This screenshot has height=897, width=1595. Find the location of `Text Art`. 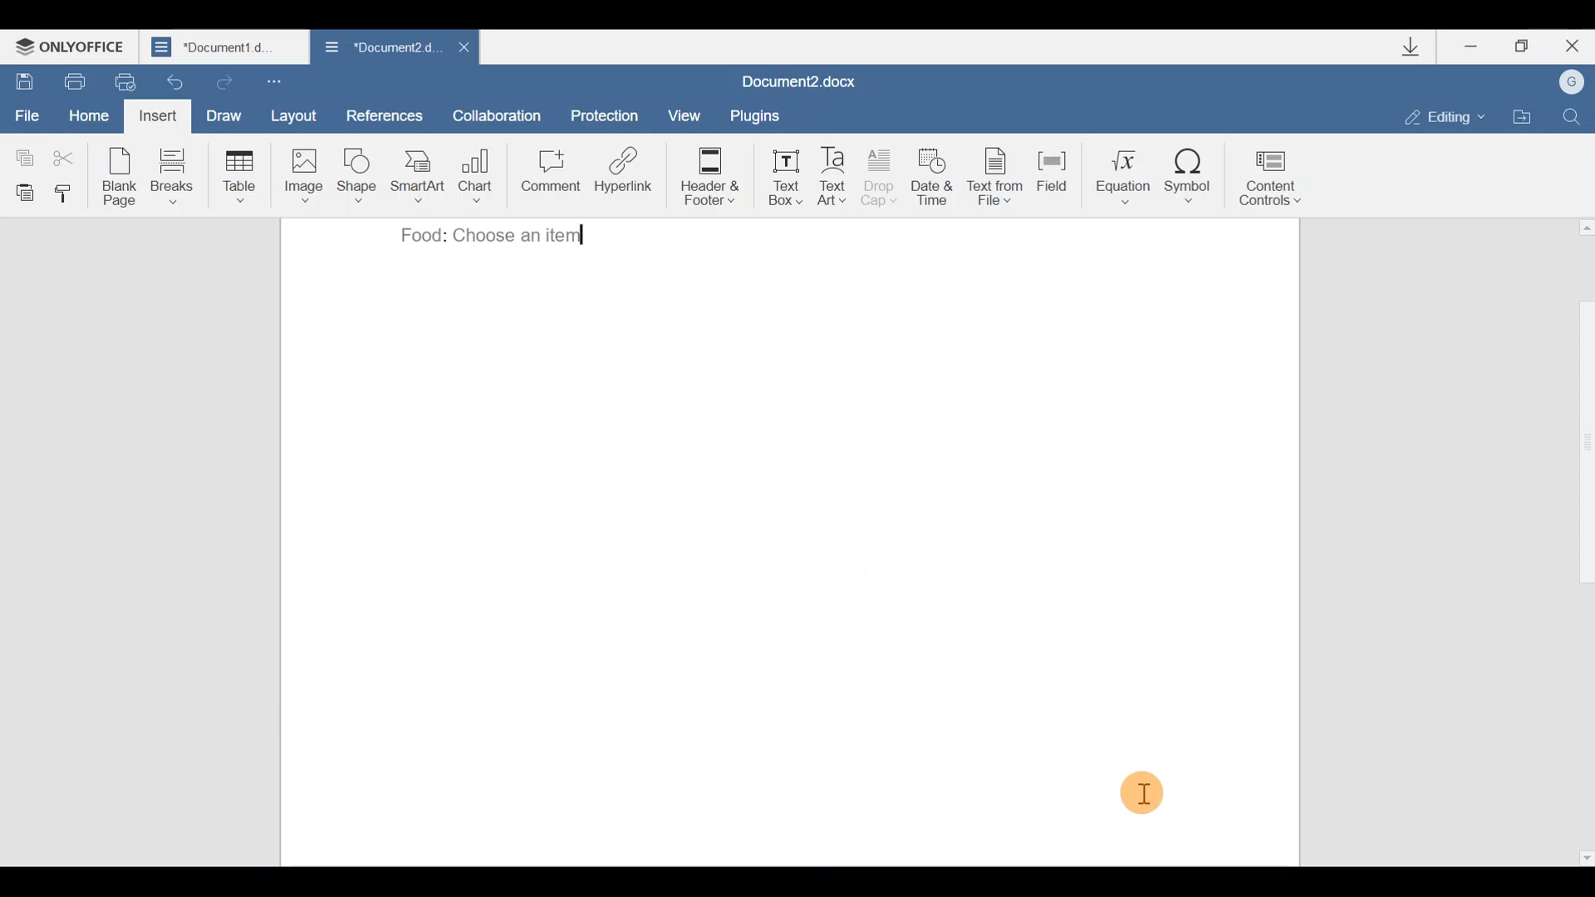

Text Art is located at coordinates (837, 173).